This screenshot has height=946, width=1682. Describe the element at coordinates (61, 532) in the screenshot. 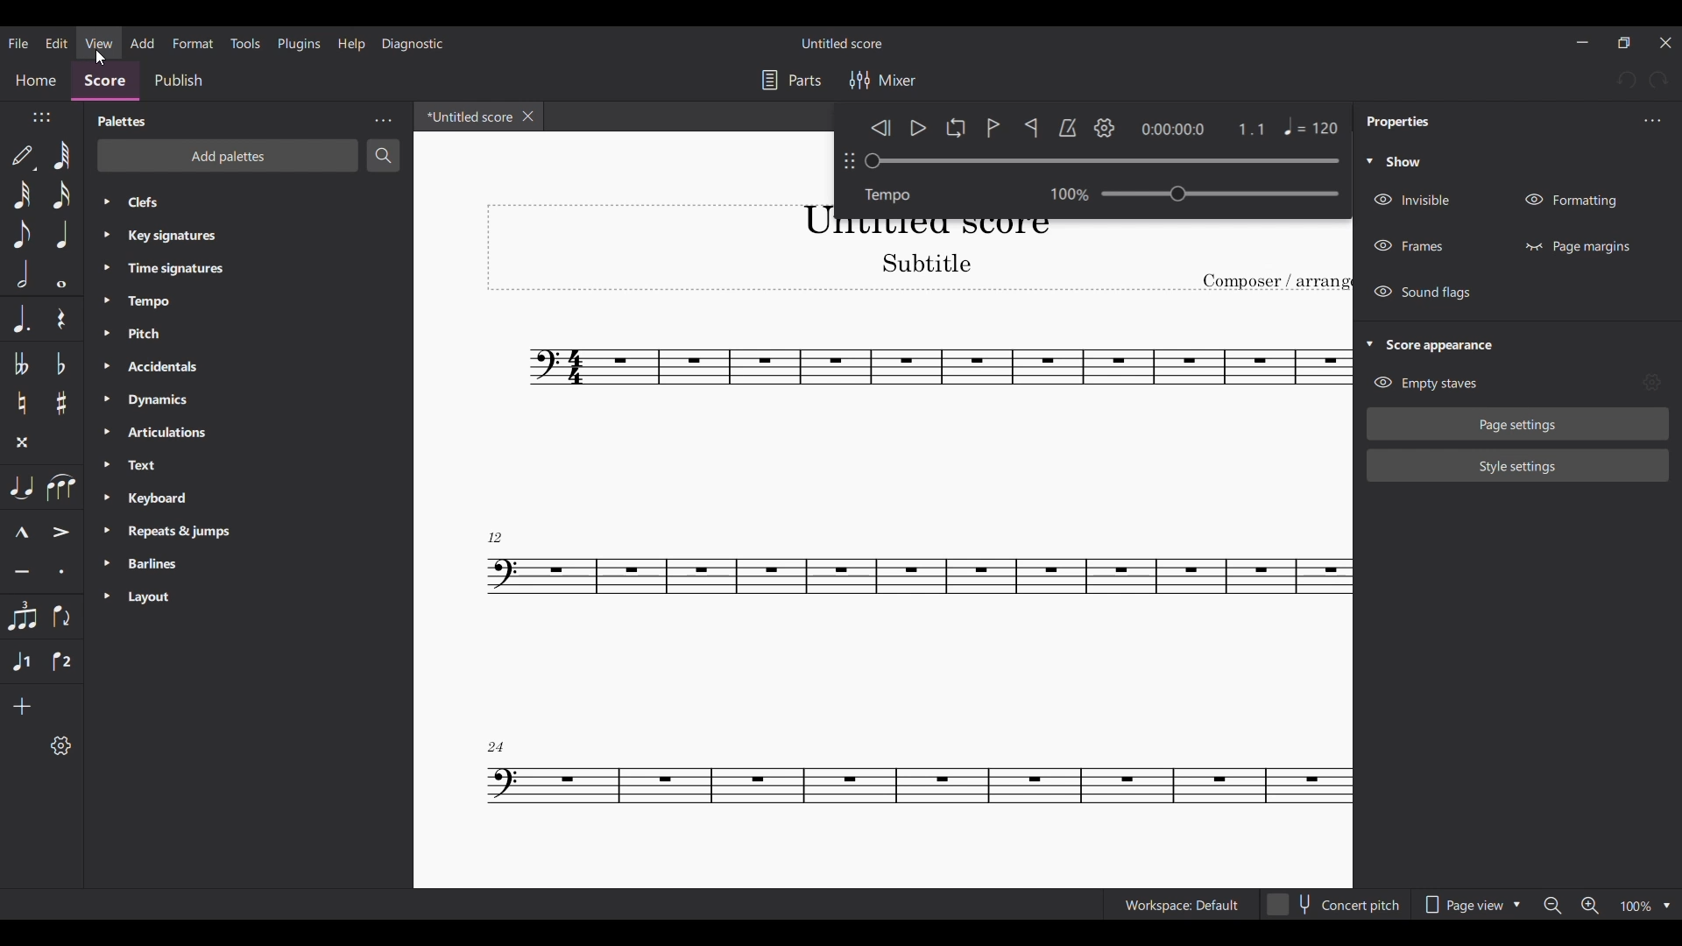

I see `Accent` at that location.